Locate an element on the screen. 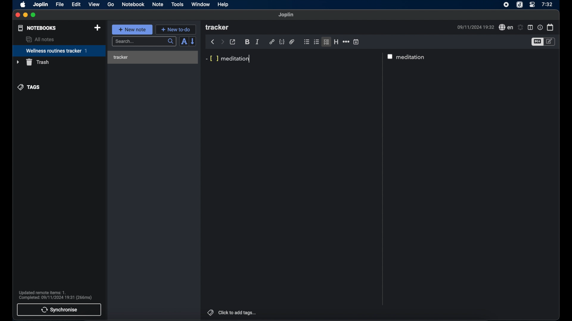  toggle editor is located at coordinates (551, 42).